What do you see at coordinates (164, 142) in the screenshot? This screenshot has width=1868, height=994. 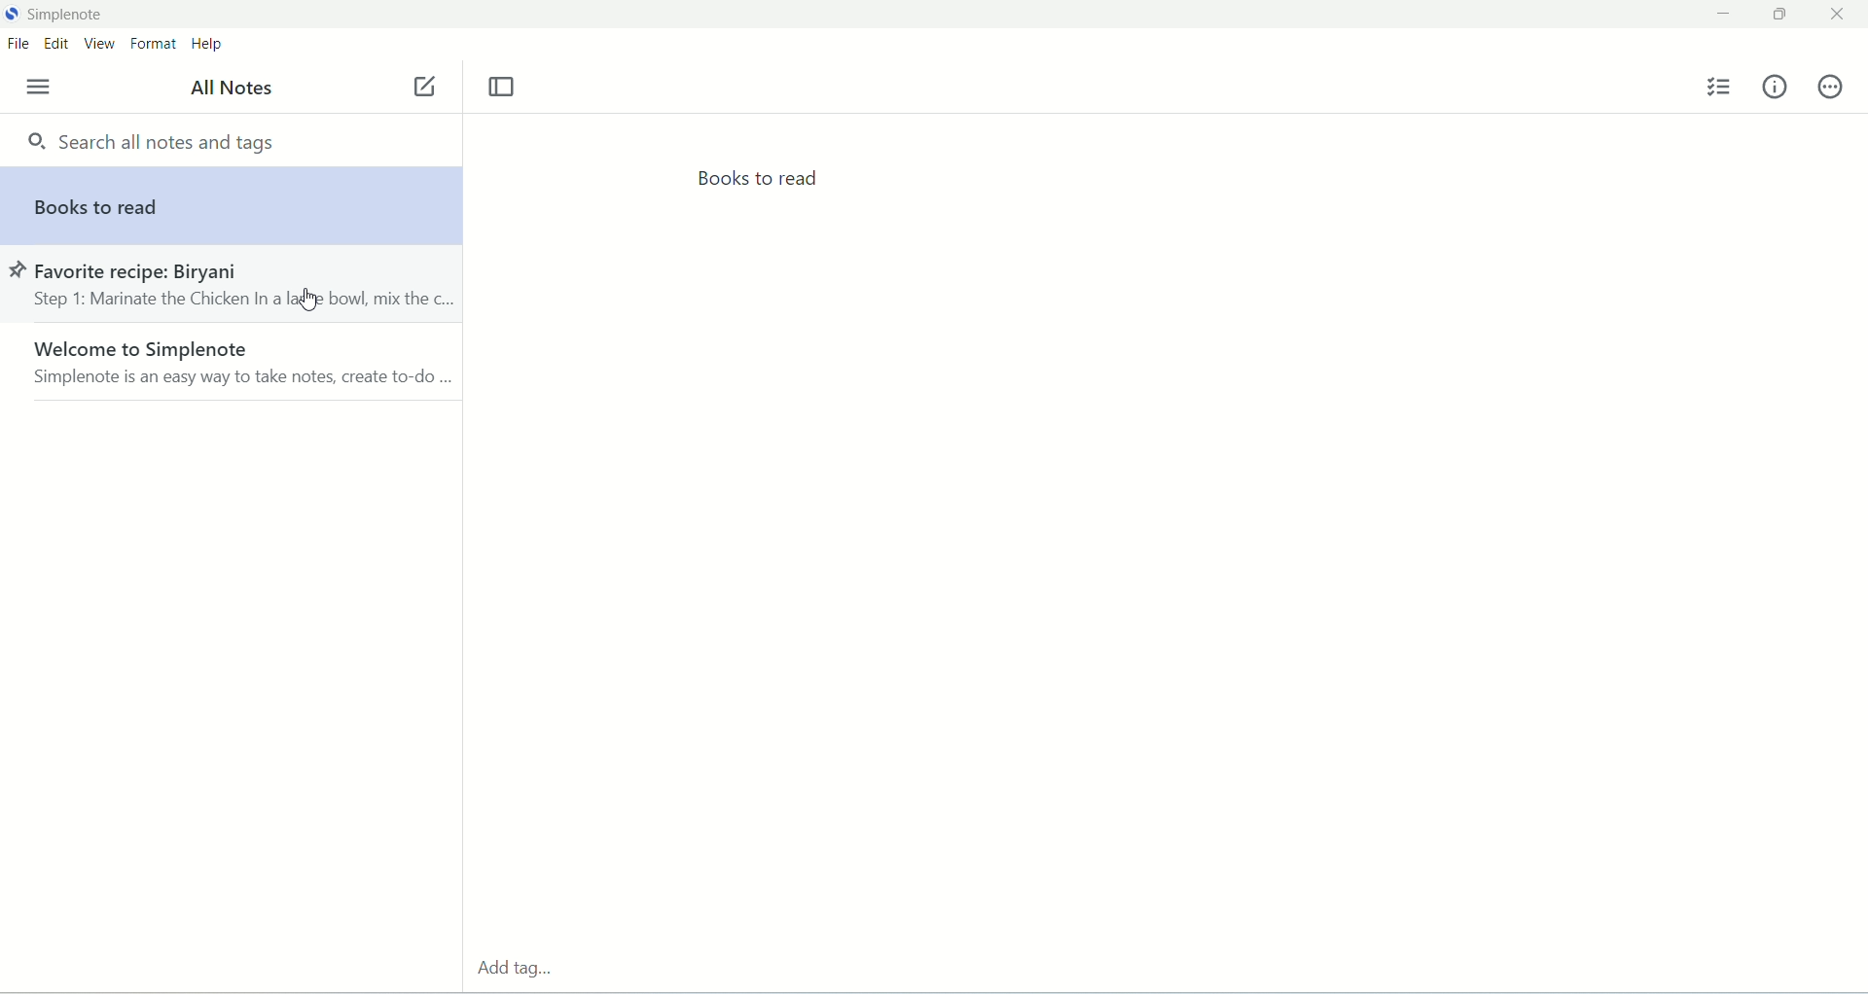 I see `search all notes and tags` at bounding box center [164, 142].